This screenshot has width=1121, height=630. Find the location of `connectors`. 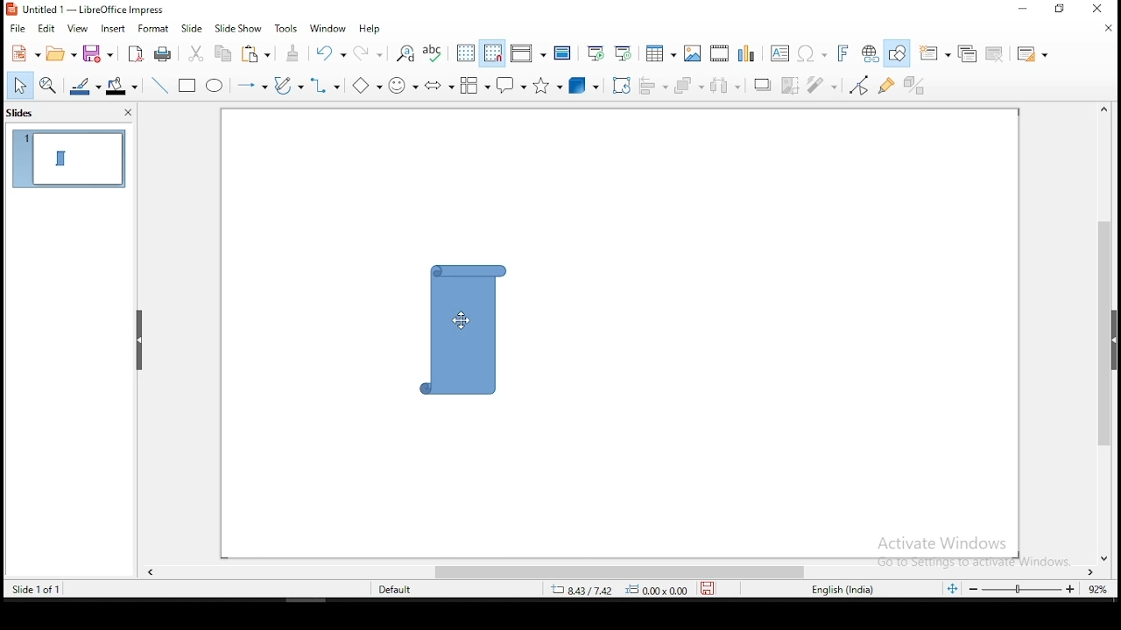

connectors is located at coordinates (328, 85).